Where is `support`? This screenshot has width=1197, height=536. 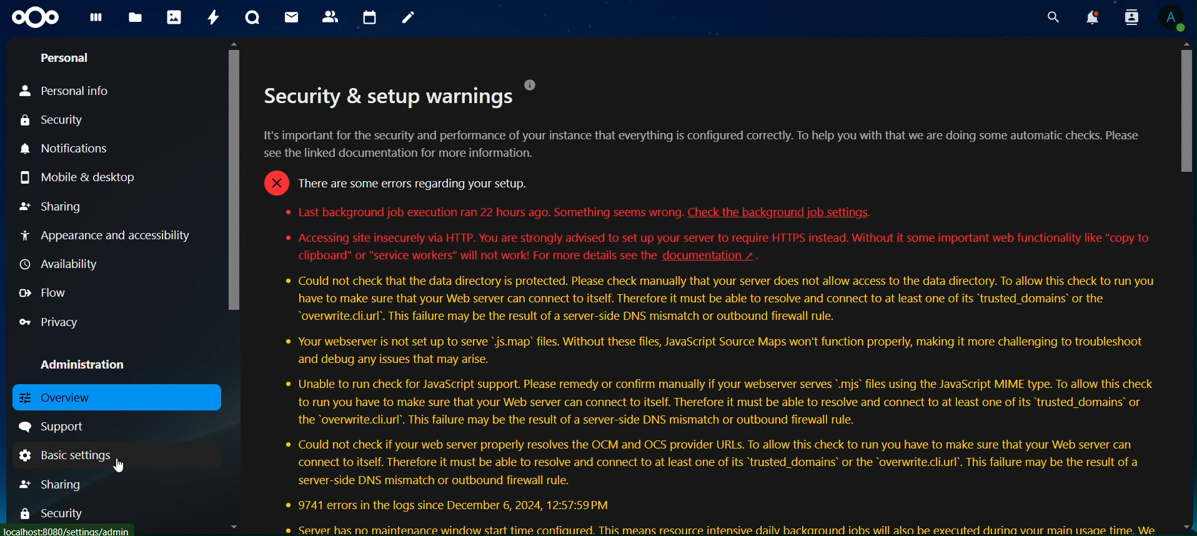
support is located at coordinates (57, 427).